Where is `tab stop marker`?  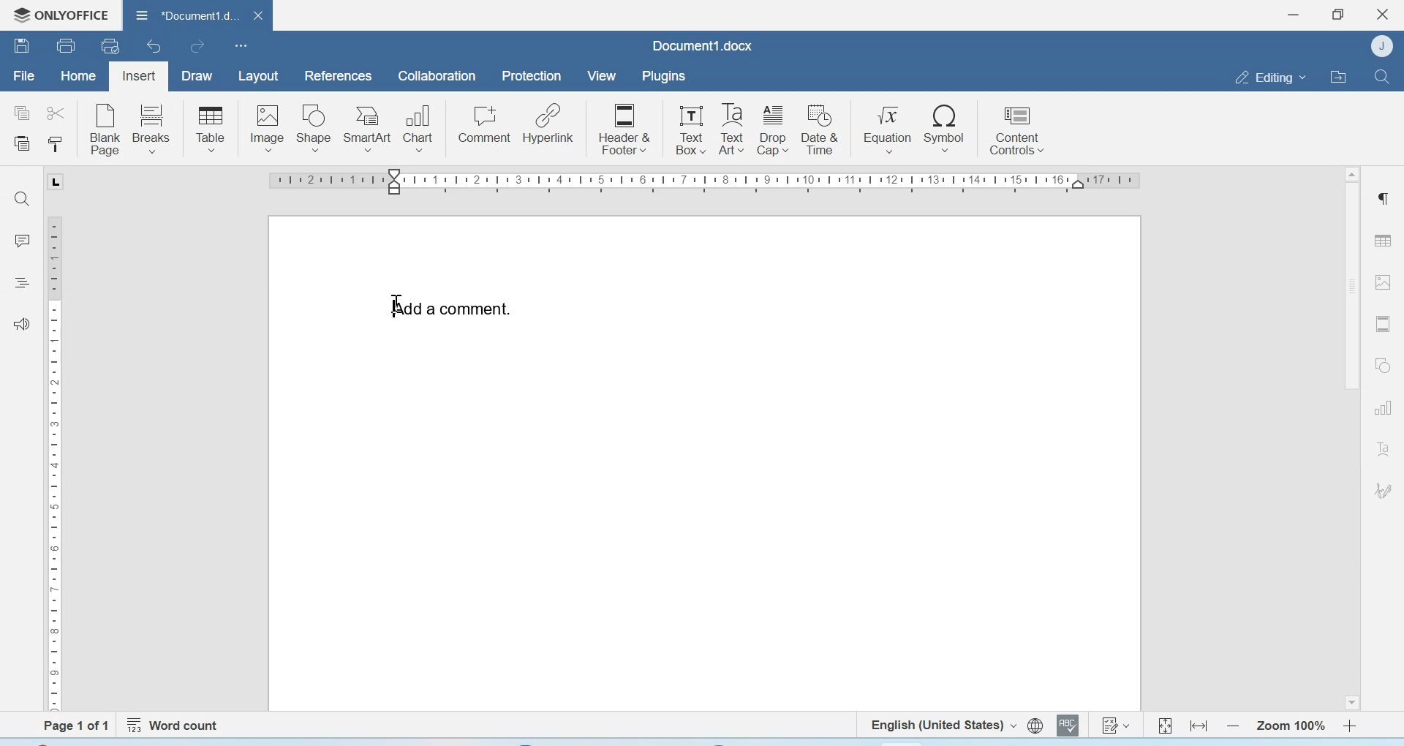
tab stop marker is located at coordinates (58, 181).